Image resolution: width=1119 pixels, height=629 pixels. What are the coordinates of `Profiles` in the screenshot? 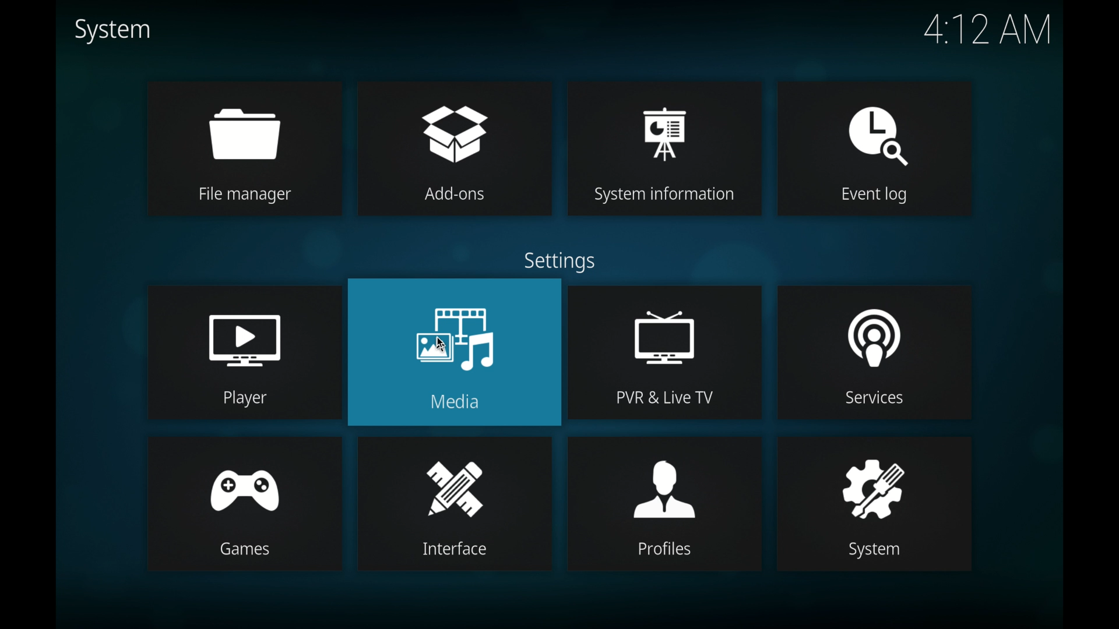 It's located at (667, 552).